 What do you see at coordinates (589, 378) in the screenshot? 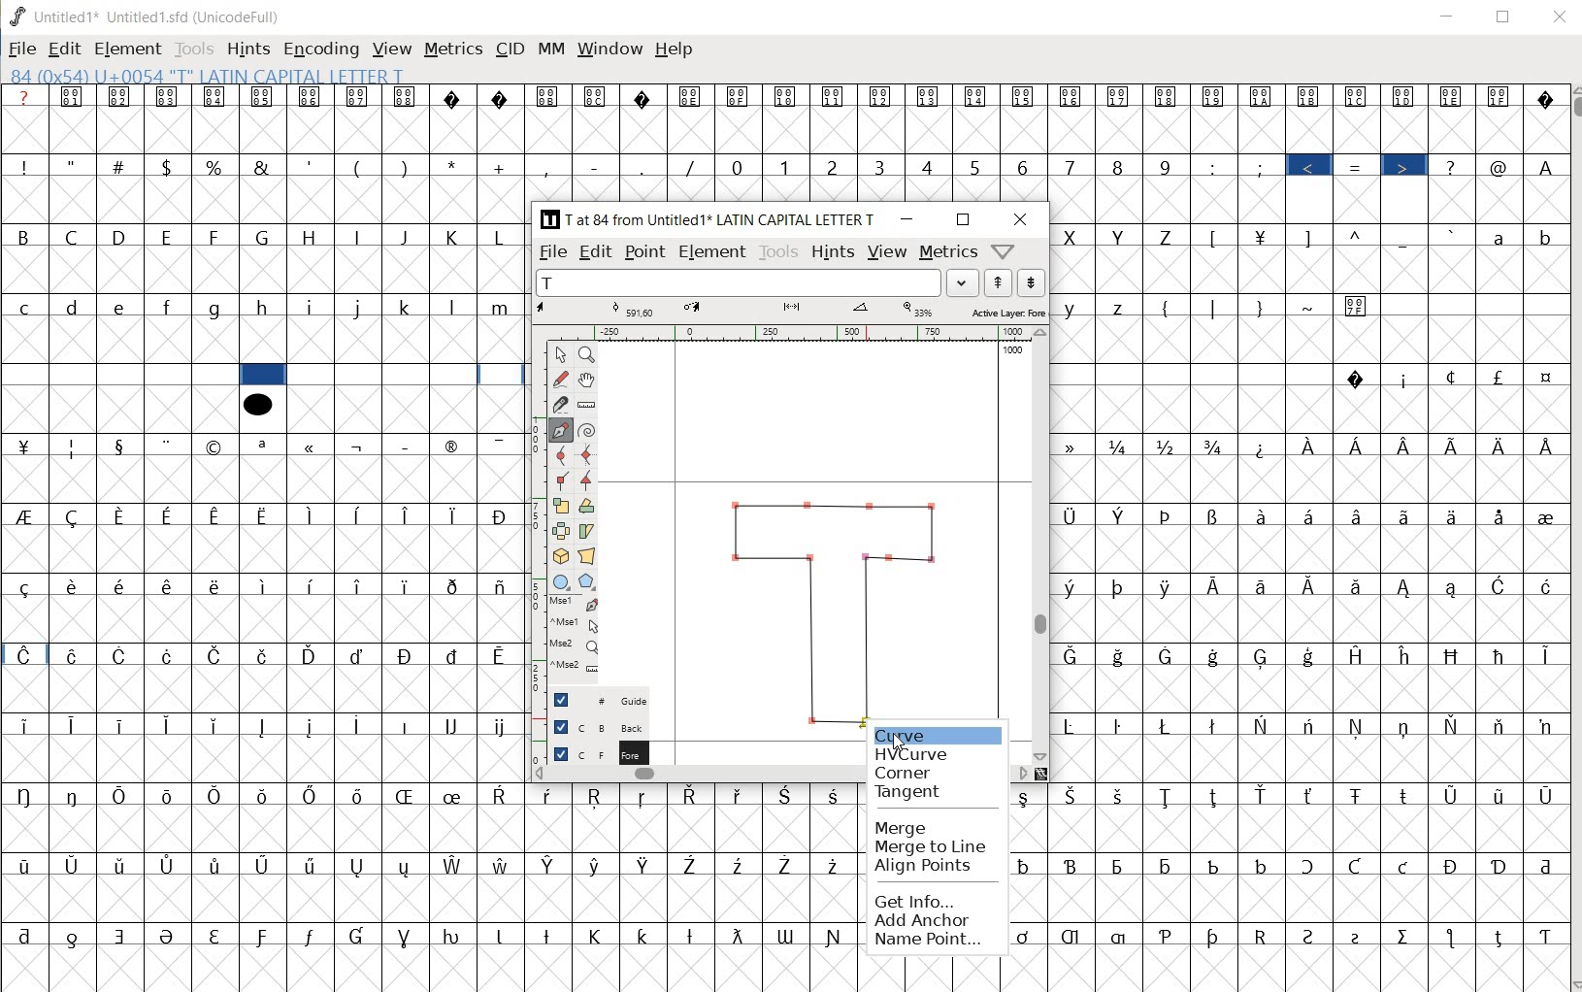
I see `pan` at bounding box center [589, 378].